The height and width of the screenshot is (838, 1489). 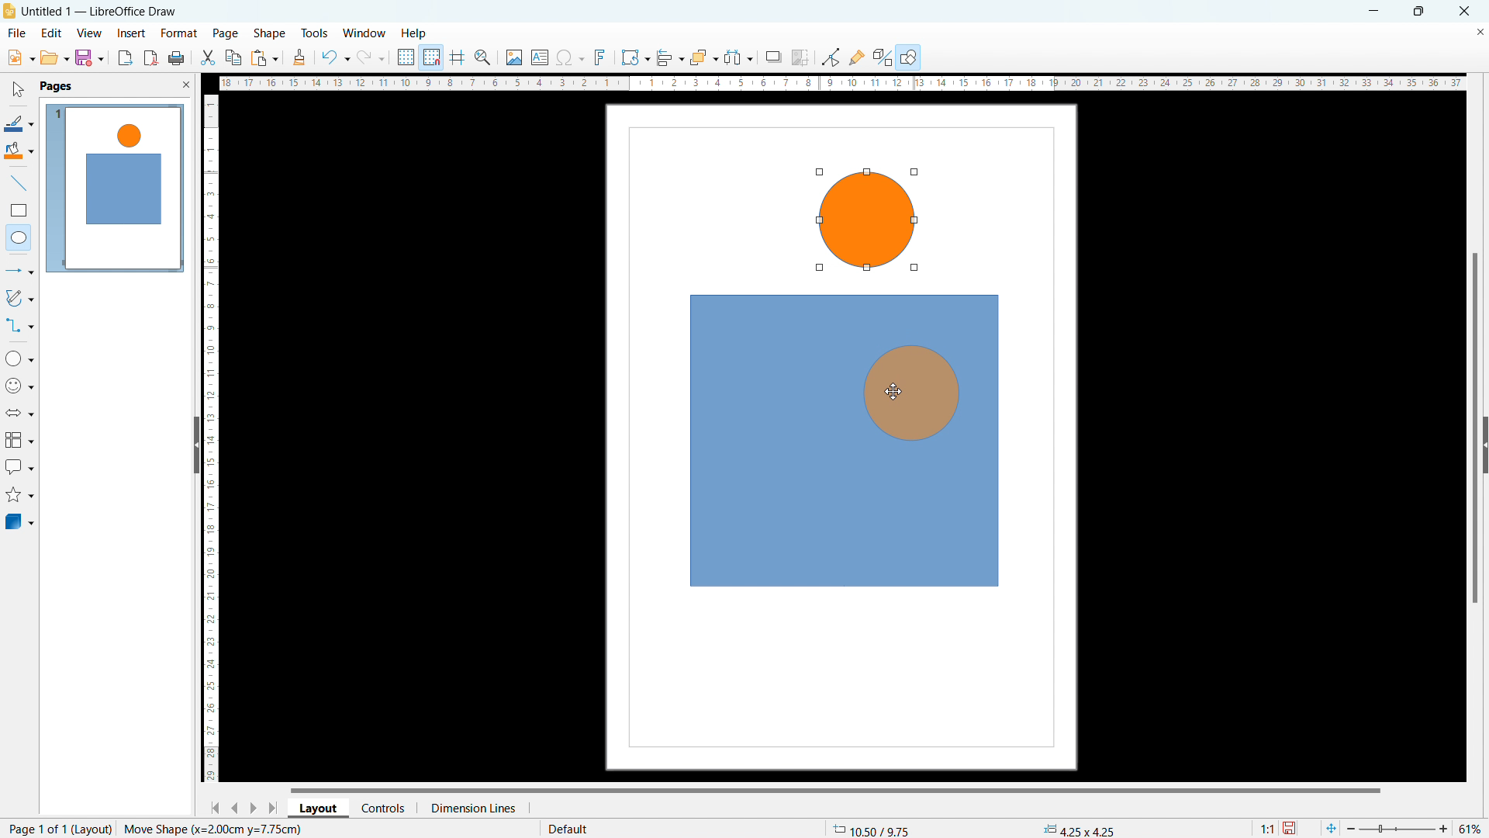 I want to click on zoom in, so click(x=1444, y=827).